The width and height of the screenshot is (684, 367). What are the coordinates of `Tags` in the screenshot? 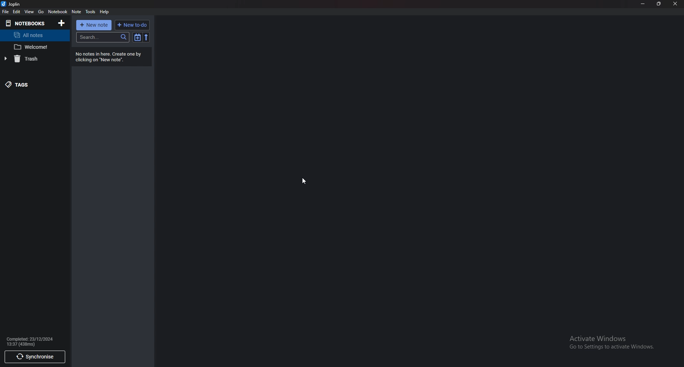 It's located at (28, 85).